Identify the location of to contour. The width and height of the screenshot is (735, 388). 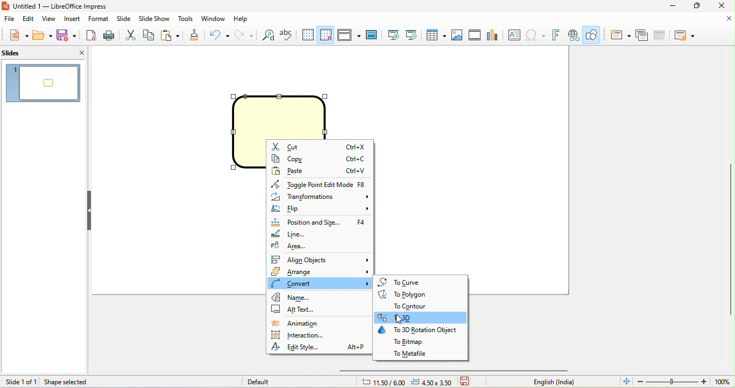
(404, 307).